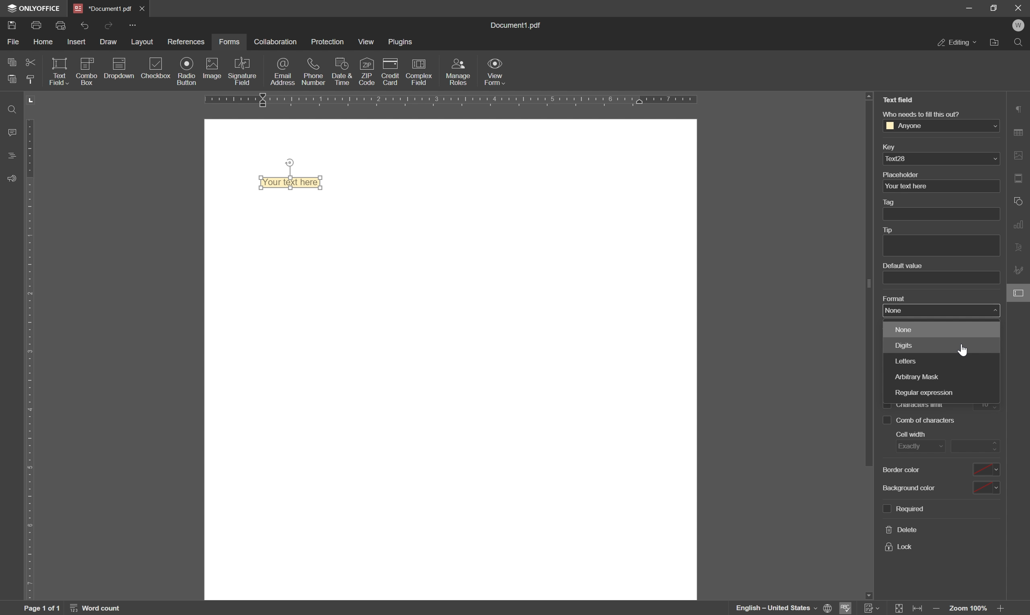 Image resolution: width=1030 pixels, height=615 pixels. What do you see at coordinates (60, 25) in the screenshot?
I see `quick print` at bounding box center [60, 25].